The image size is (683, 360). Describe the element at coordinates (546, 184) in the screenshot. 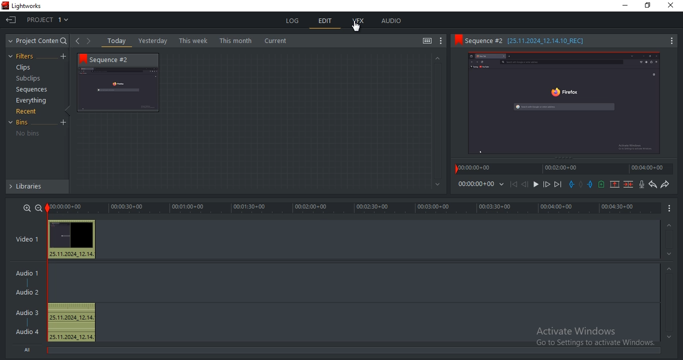

I see `nudge one frame forward` at that location.